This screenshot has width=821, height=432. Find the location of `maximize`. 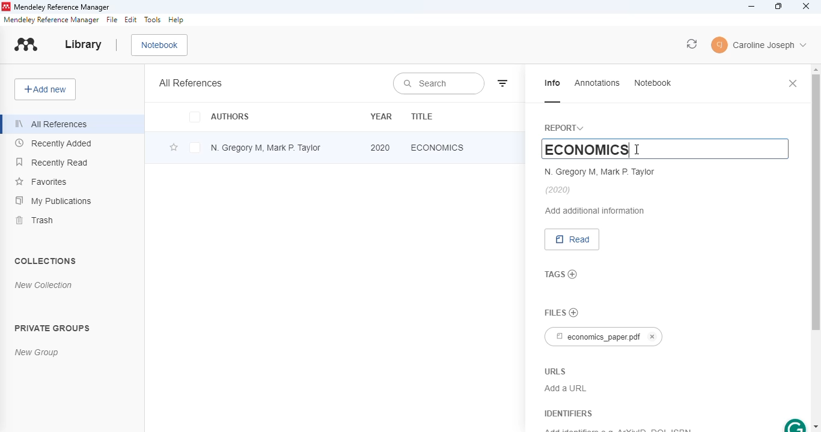

maximize is located at coordinates (778, 7).